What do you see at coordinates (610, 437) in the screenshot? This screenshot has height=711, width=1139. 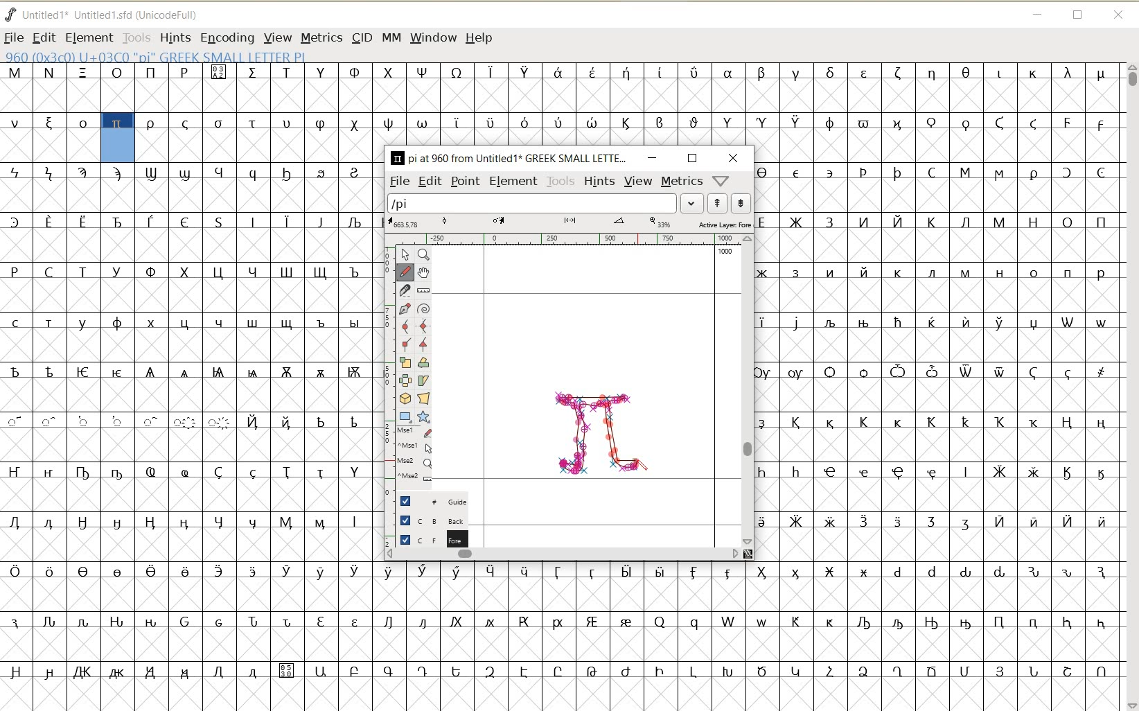 I see `a pi symbol (π) created` at bounding box center [610, 437].